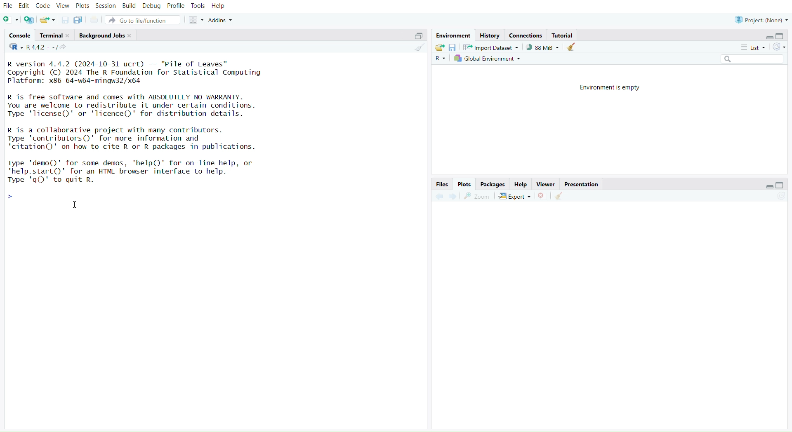  Describe the element at coordinates (752, 47) in the screenshot. I see `list` at that location.